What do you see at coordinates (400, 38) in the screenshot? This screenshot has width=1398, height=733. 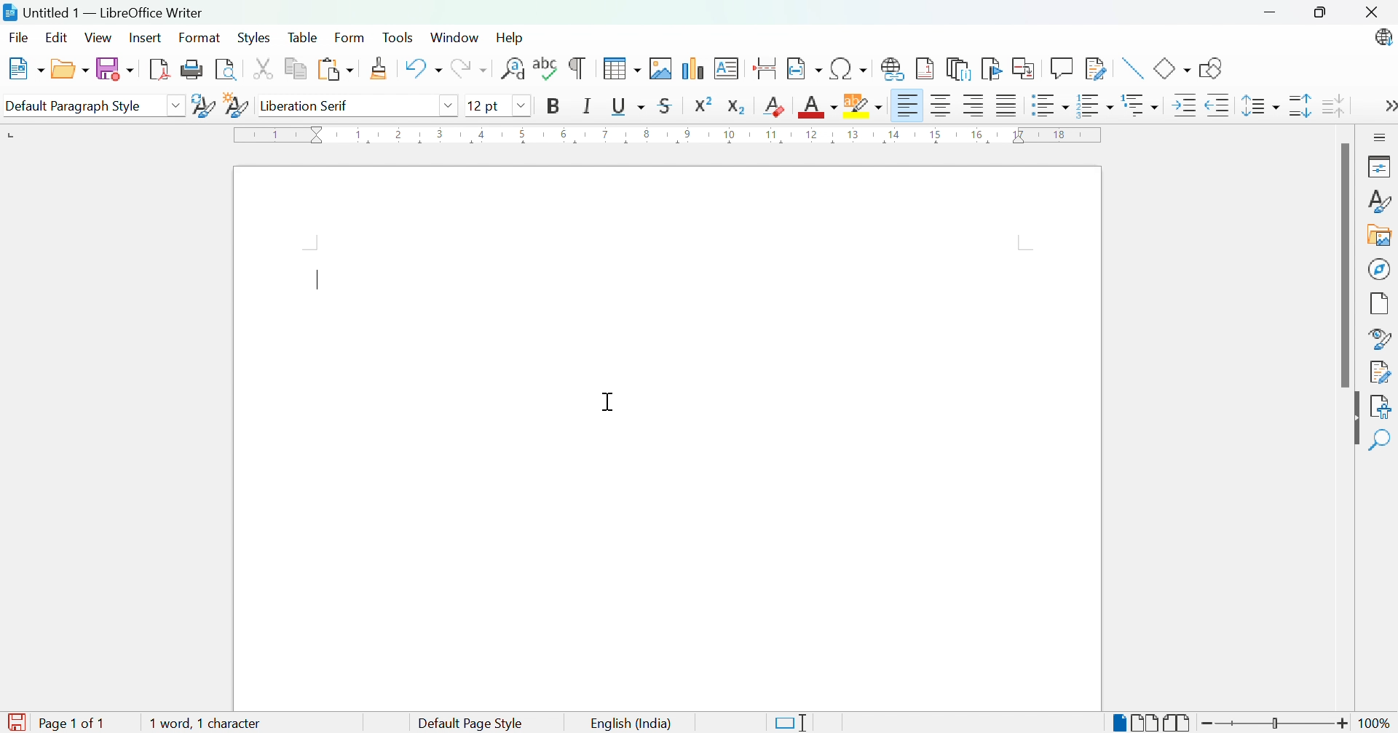 I see `Tools` at bounding box center [400, 38].